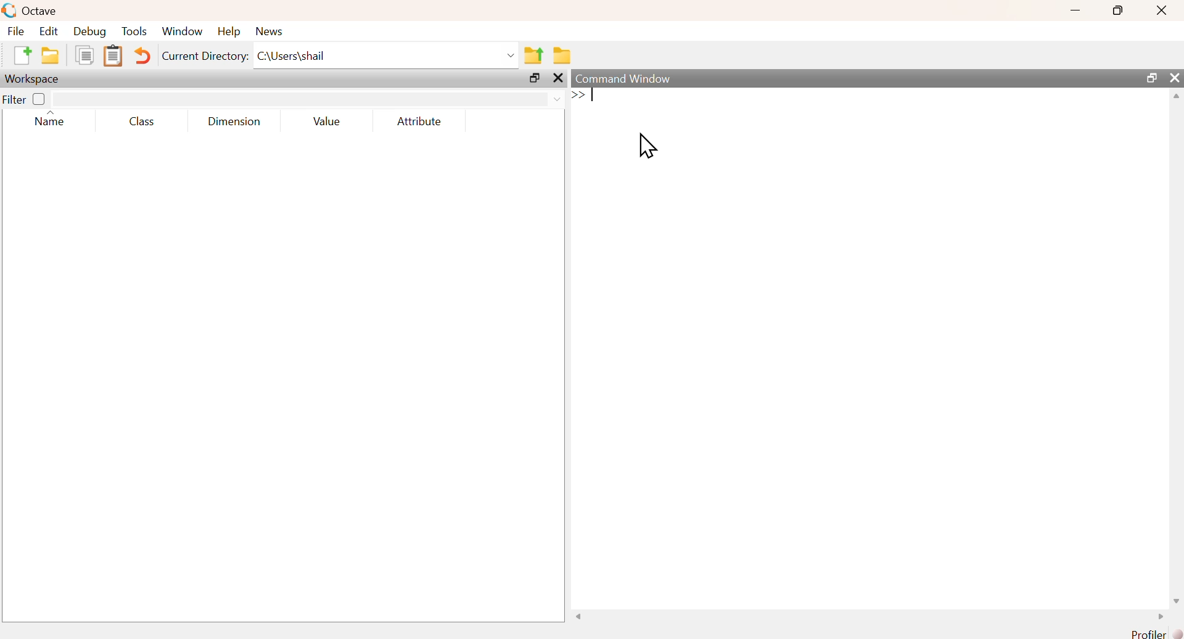 Image resolution: width=1184 pixels, height=639 pixels. I want to click on Previous Folder, so click(534, 56).